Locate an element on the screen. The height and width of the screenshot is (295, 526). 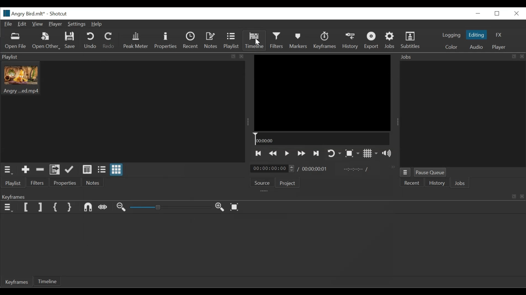
Timeline is located at coordinates (322, 138).